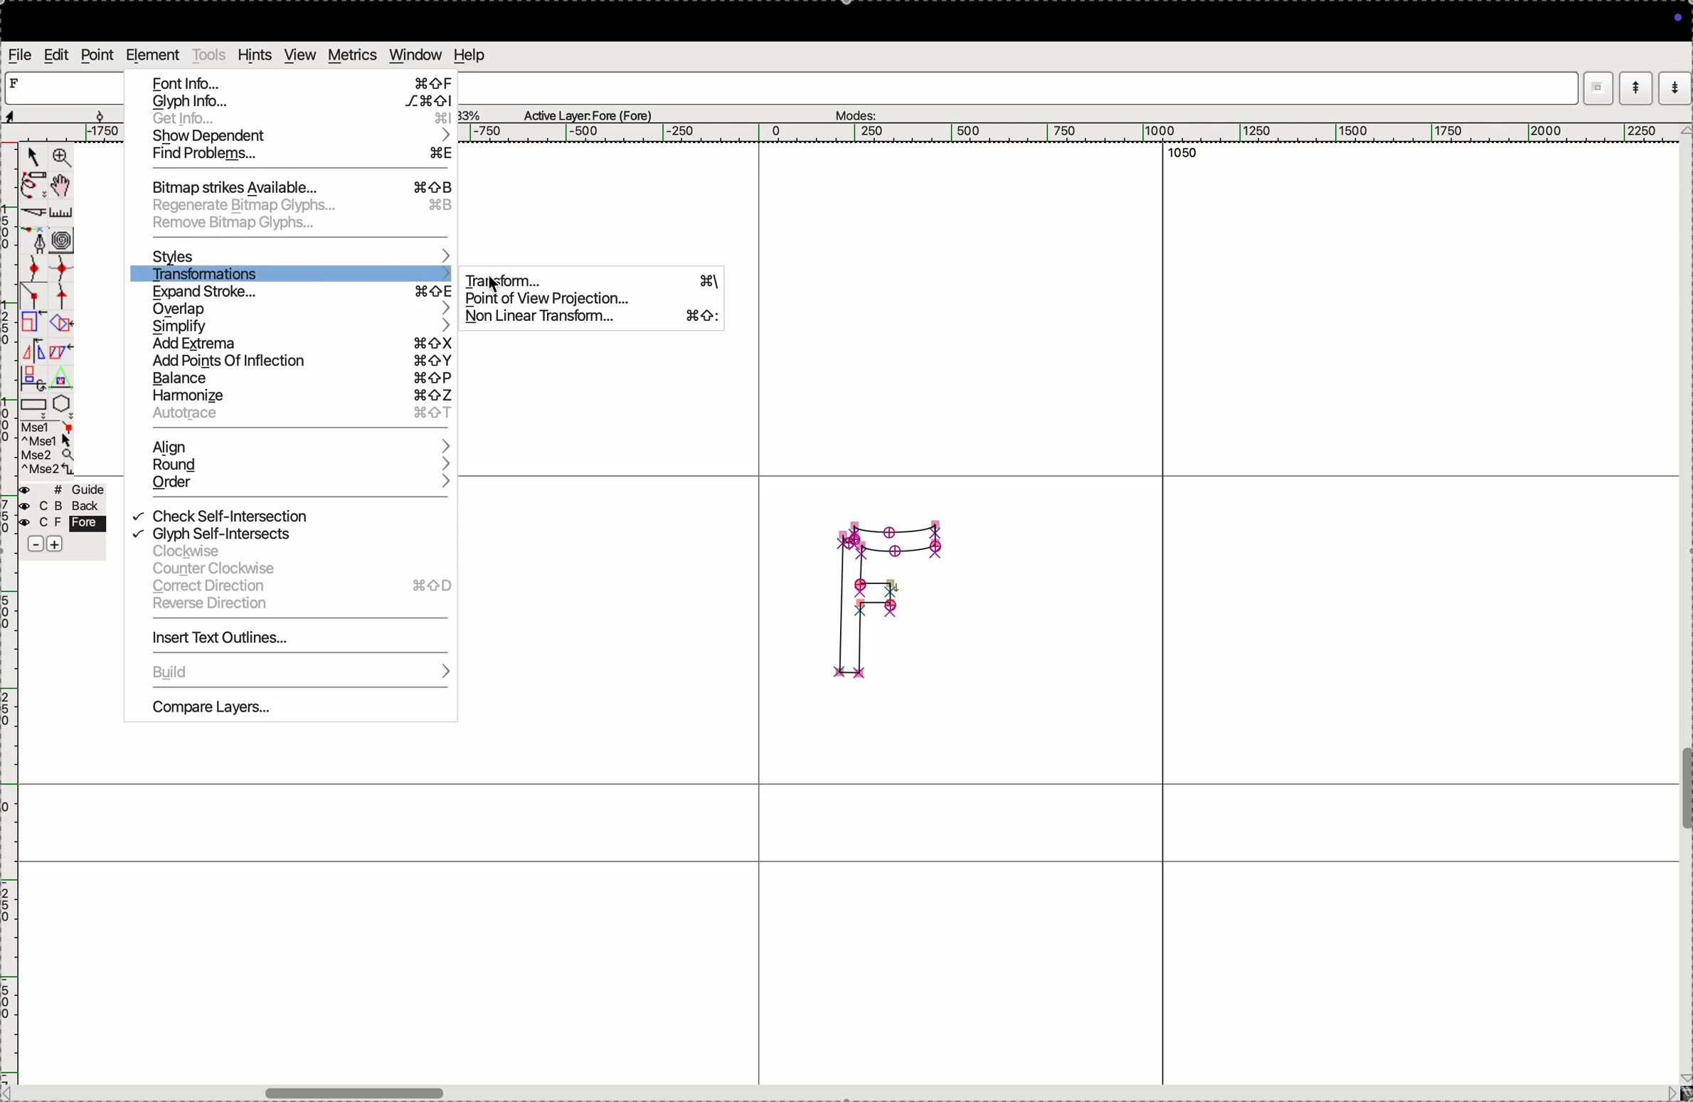 This screenshot has width=1693, height=1102. Describe the element at coordinates (299, 225) in the screenshot. I see `remove bit map glyph` at that location.